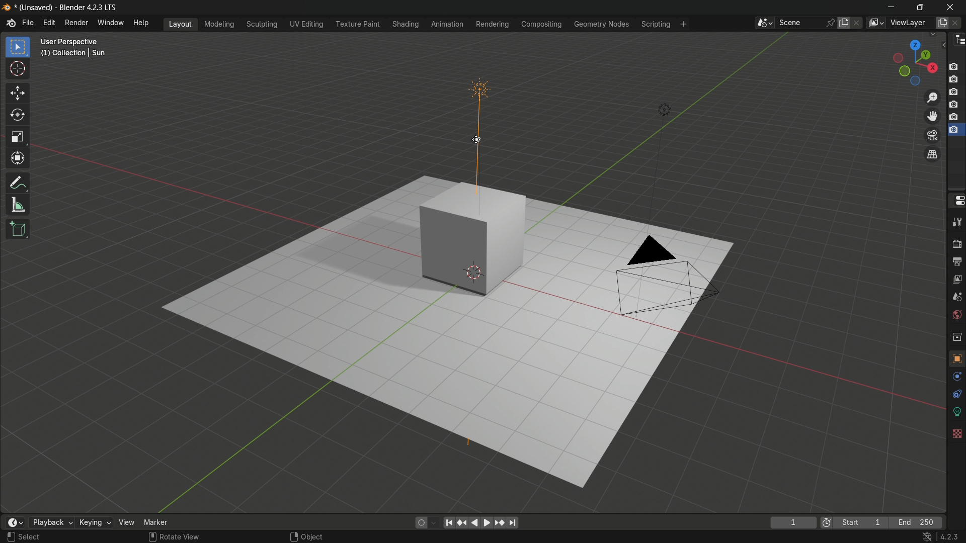  What do you see at coordinates (543, 24) in the screenshot?
I see `compositing` at bounding box center [543, 24].